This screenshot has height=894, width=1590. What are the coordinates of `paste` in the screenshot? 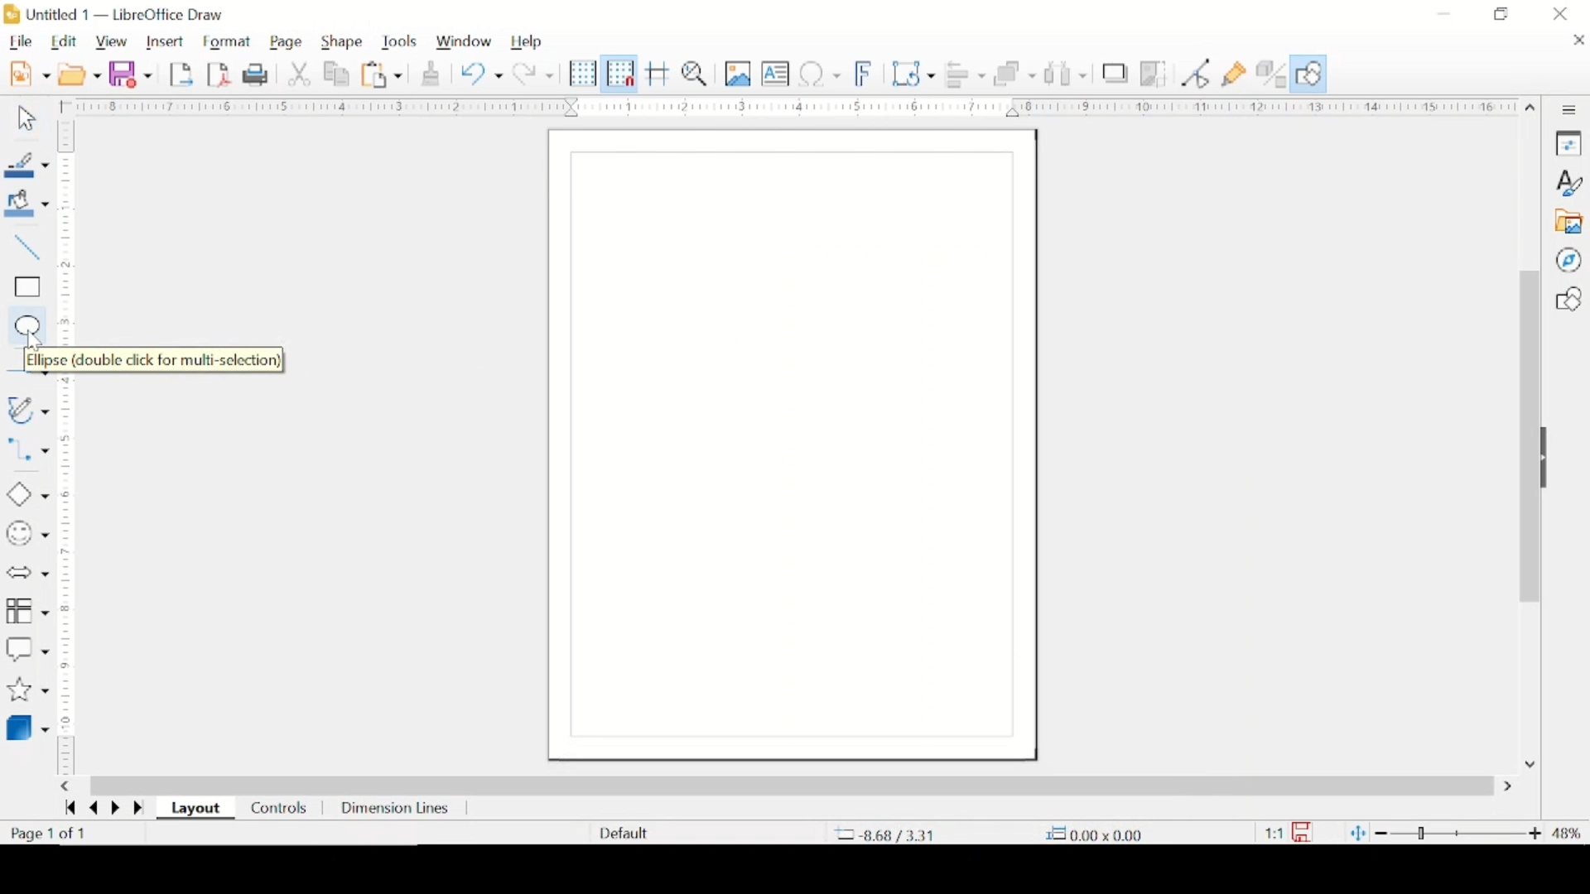 It's located at (383, 75).